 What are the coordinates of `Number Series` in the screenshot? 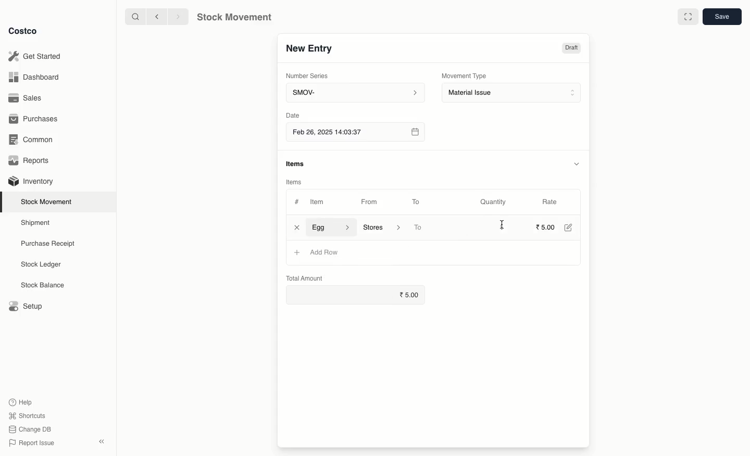 It's located at (311, 78).